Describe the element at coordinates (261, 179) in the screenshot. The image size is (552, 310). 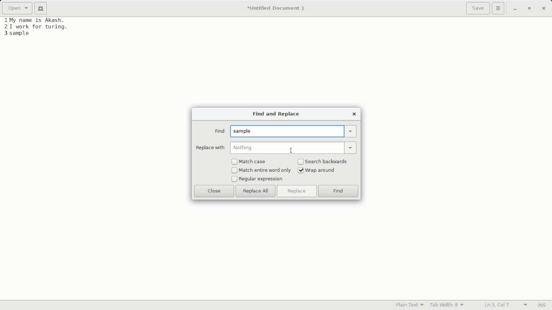
I see `regular expression` at that location.